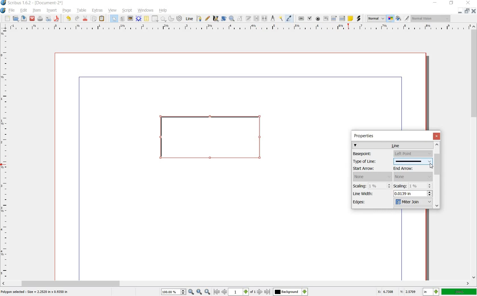 Image resolution: width=477 pixels, height=296 pixels. Describe the element at coordinates (82, 11) in the screenshot. I see `TABLE` at that location.